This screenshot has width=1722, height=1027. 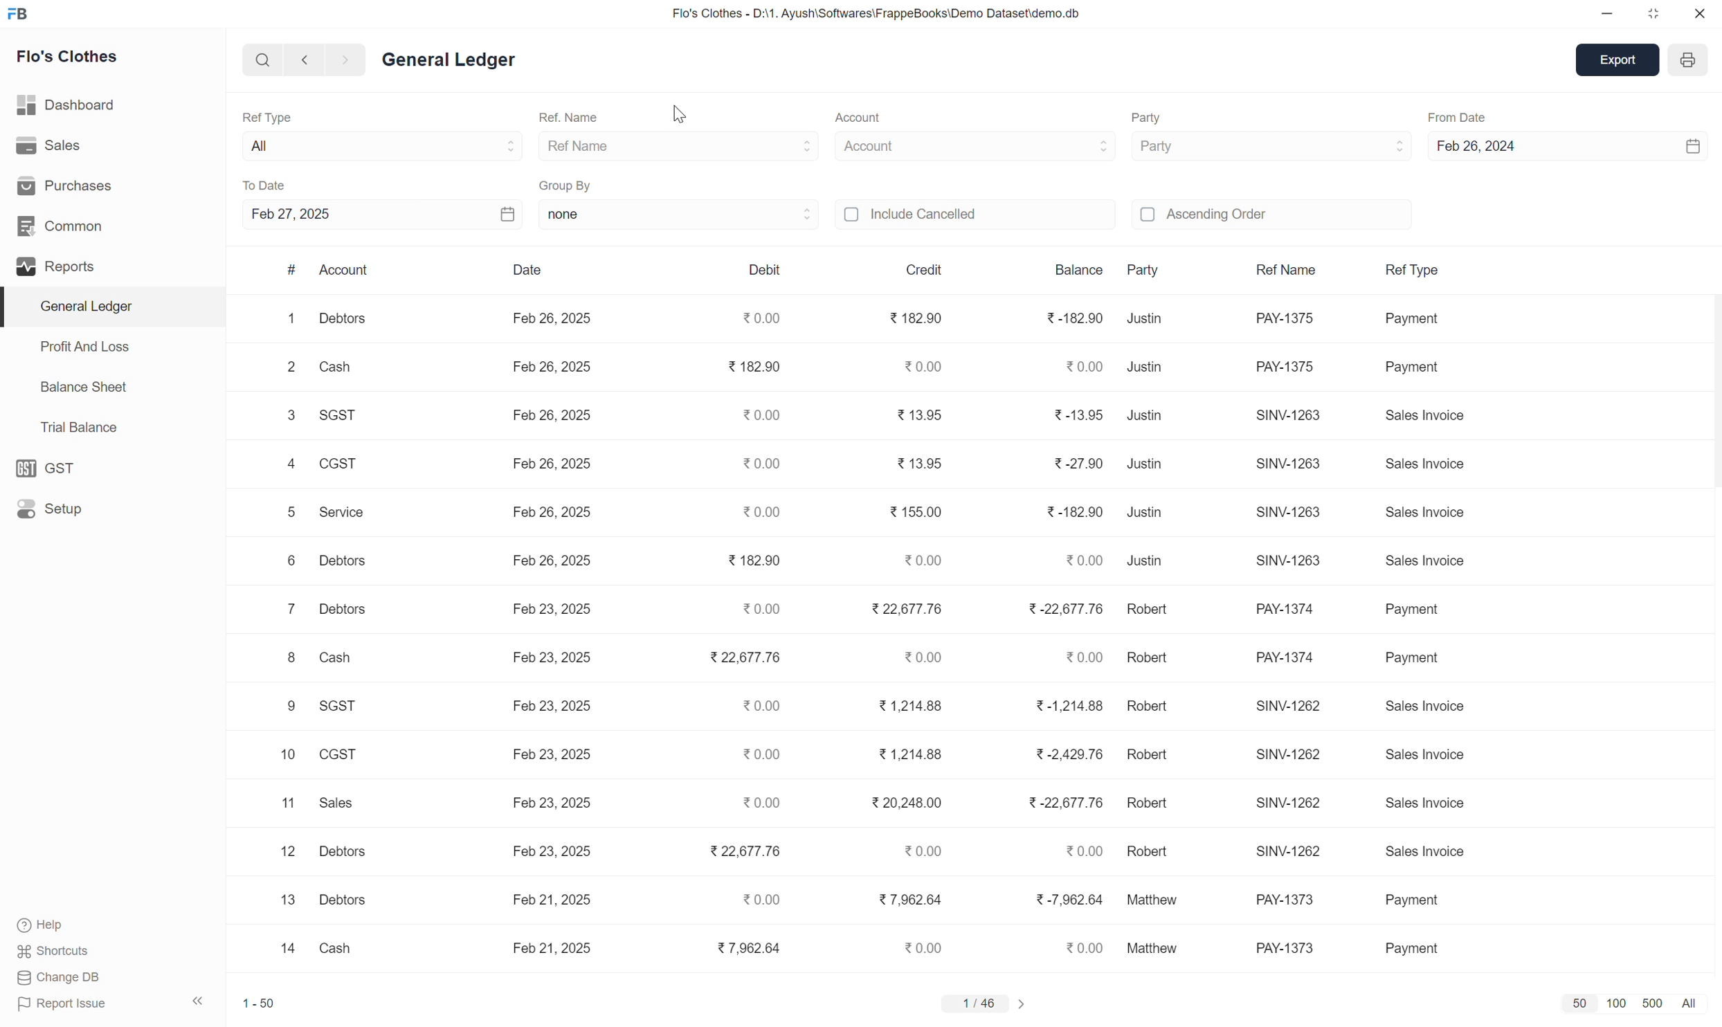 I want to click on 22,677.76, so click(x=909, y=610).